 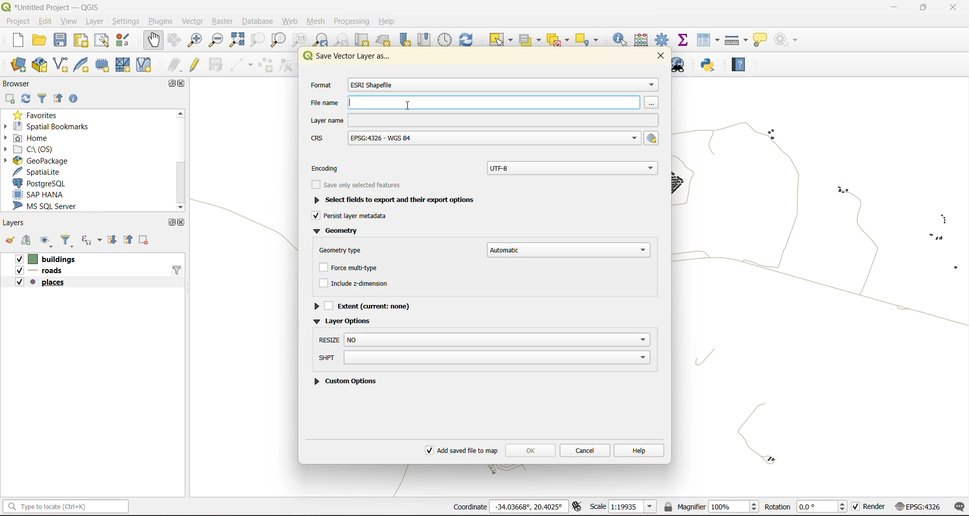 I want to click on show tips, so click(x=763, y=40).